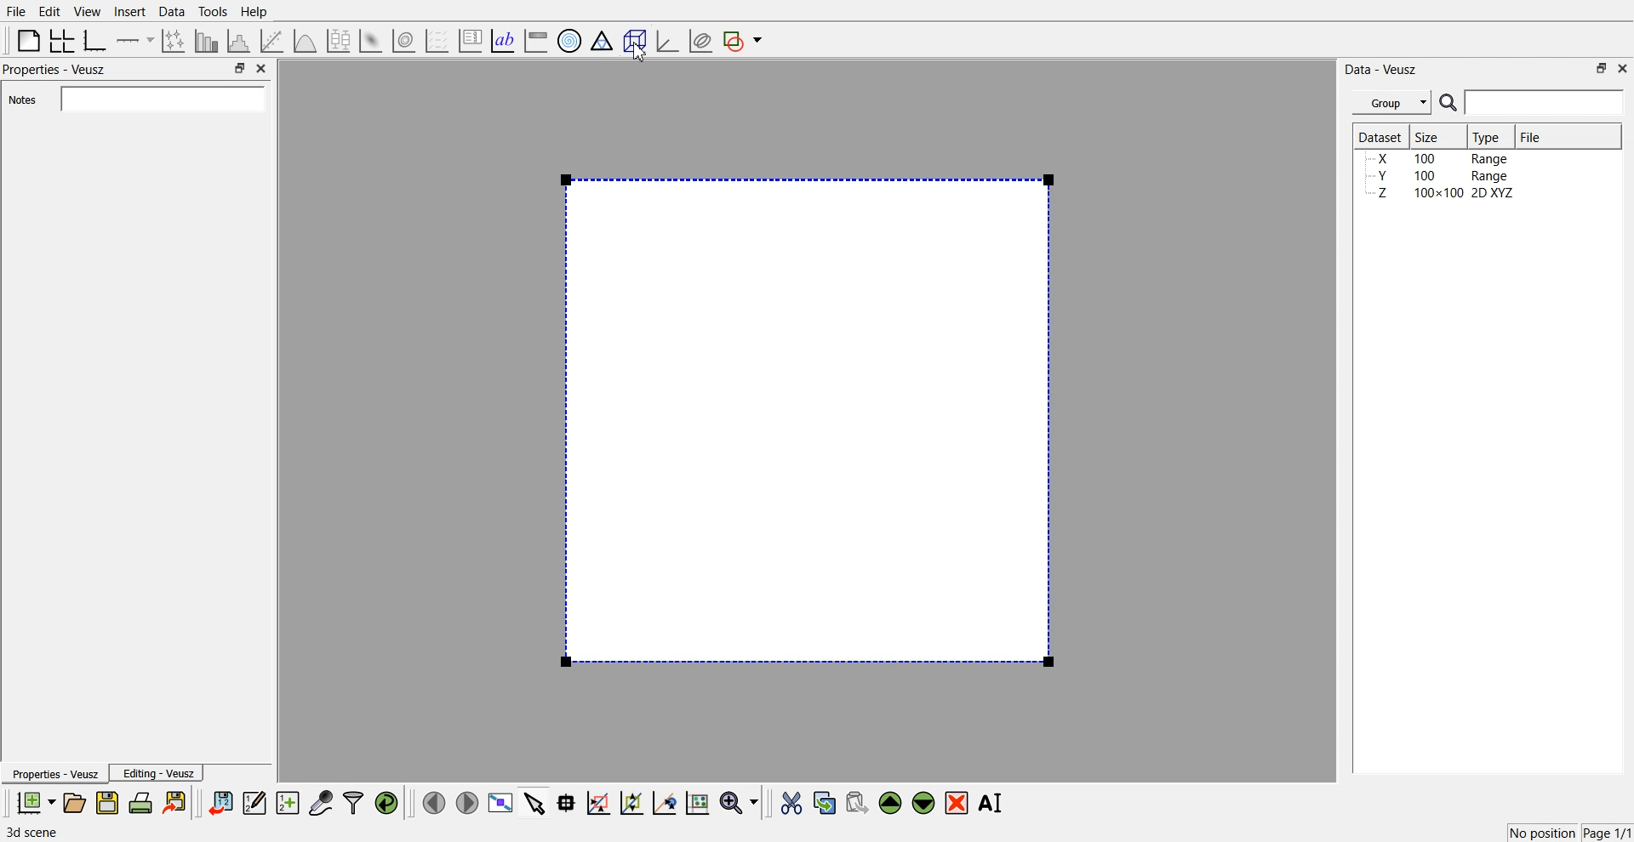  I want to click on Reload linked dataset, so click(386, 803).